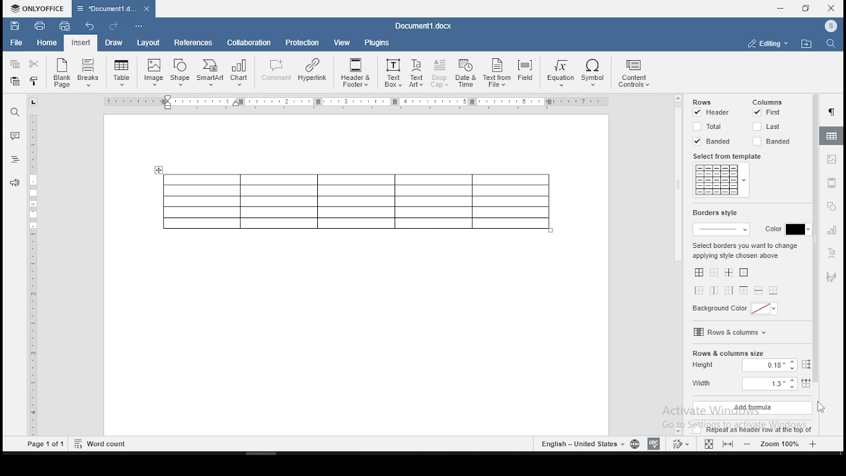 This screenshot has width=846, height=476. Describe the element at coordinates (89, 74) in the screenshot. I see `Breaks` at that location.